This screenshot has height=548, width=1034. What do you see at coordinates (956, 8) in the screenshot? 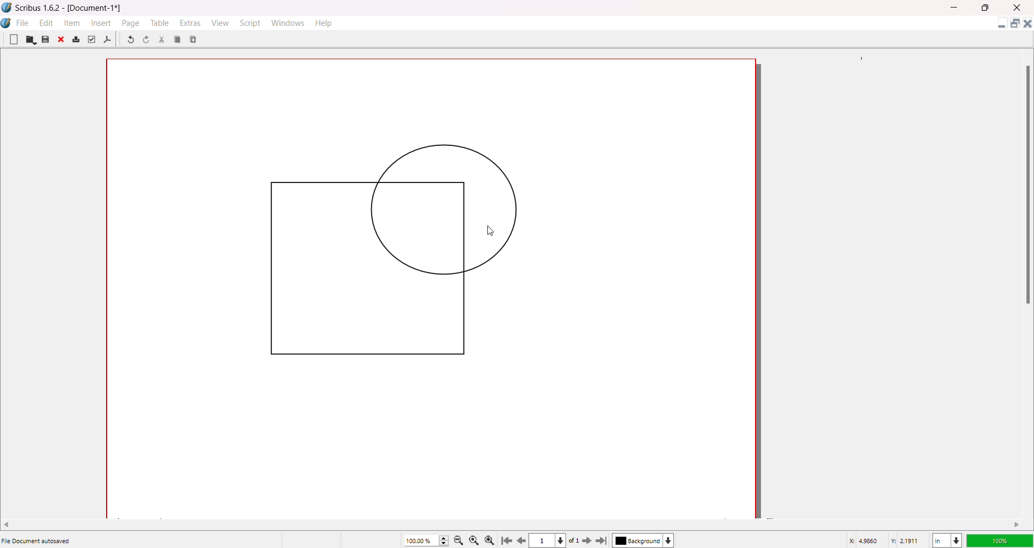
I see `MInimize` at bounding box center [956, 8].